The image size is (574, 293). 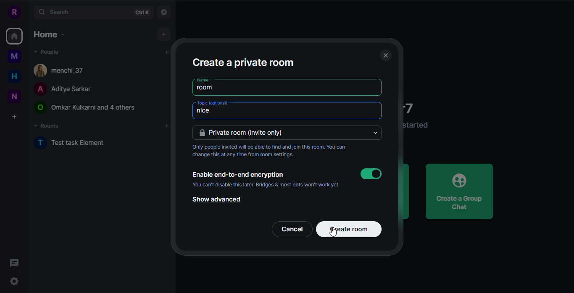 What do you see at coordinates (55, 12) in the screenshot?
I see `search` at bounding box center [55, 12].